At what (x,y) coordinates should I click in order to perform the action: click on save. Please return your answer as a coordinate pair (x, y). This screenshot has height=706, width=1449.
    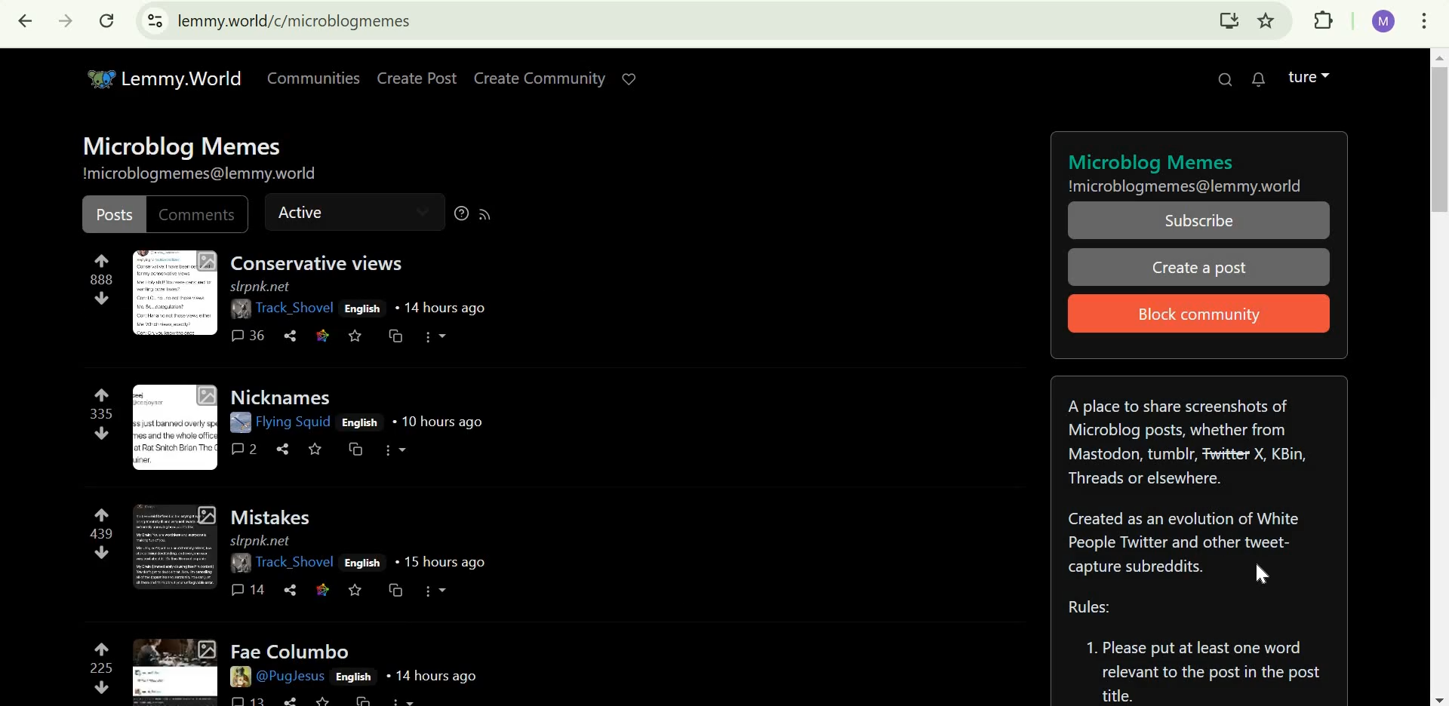
    Looking at the image, I should click on (315, 448).